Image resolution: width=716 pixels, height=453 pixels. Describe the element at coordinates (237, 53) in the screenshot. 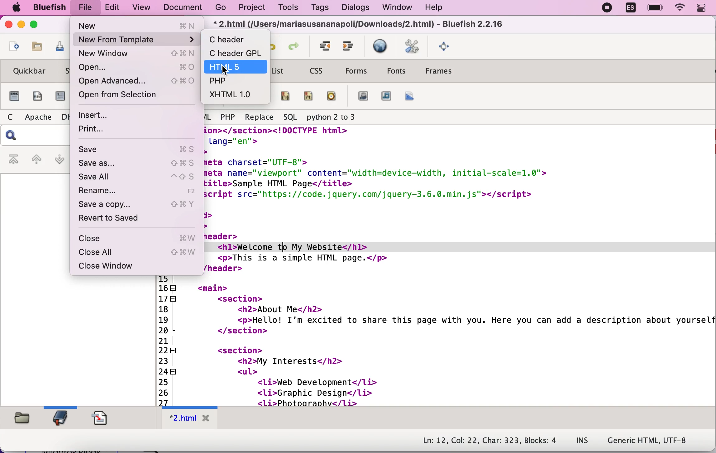

I see ` header gpl` at that location.